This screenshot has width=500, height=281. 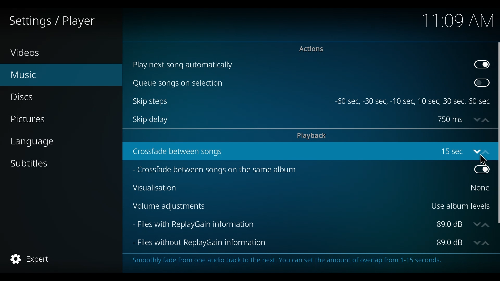 I want to click on Skip stes, so click(x=232, y=101).